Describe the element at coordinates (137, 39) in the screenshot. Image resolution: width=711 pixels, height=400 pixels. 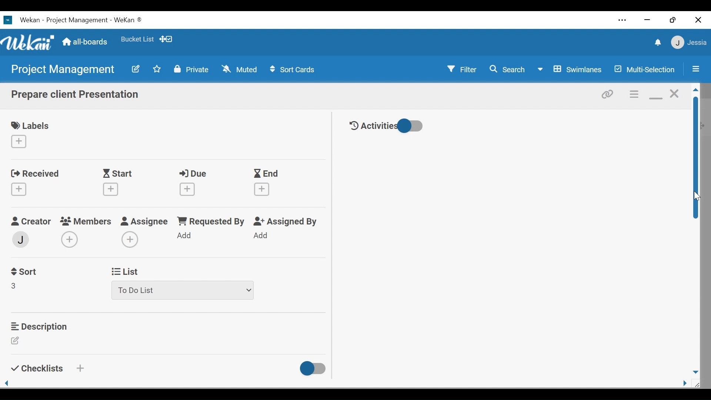
I see `Favorite` at that location.